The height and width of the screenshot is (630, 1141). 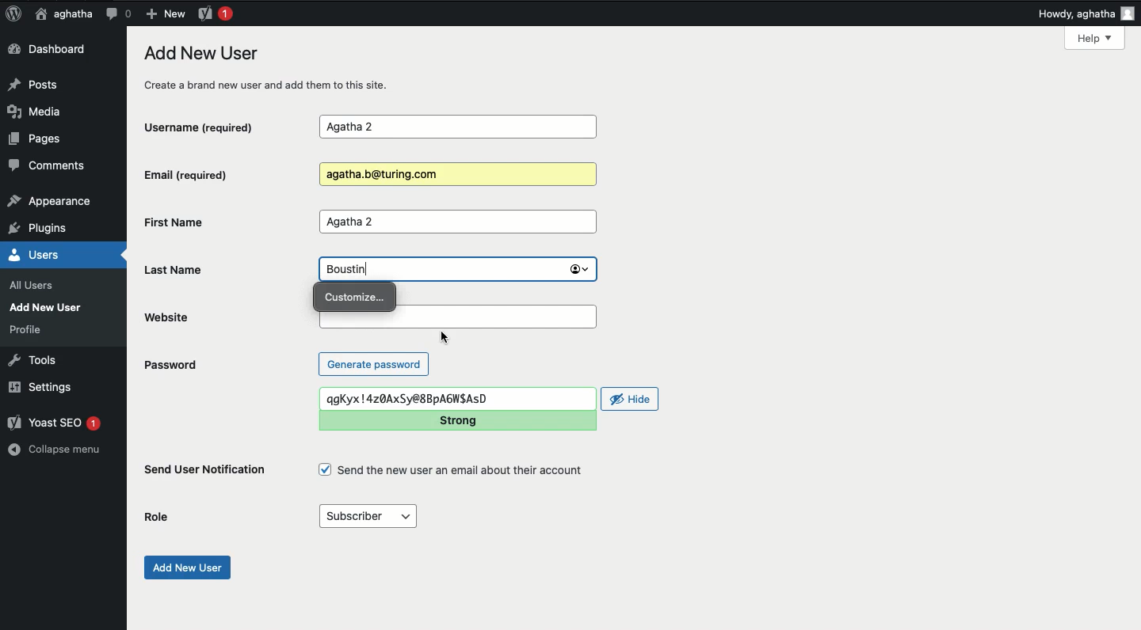 What do you see at coordinates (51, 255) in the screenshot?
I see `Users` at bounding box center [51, 255].